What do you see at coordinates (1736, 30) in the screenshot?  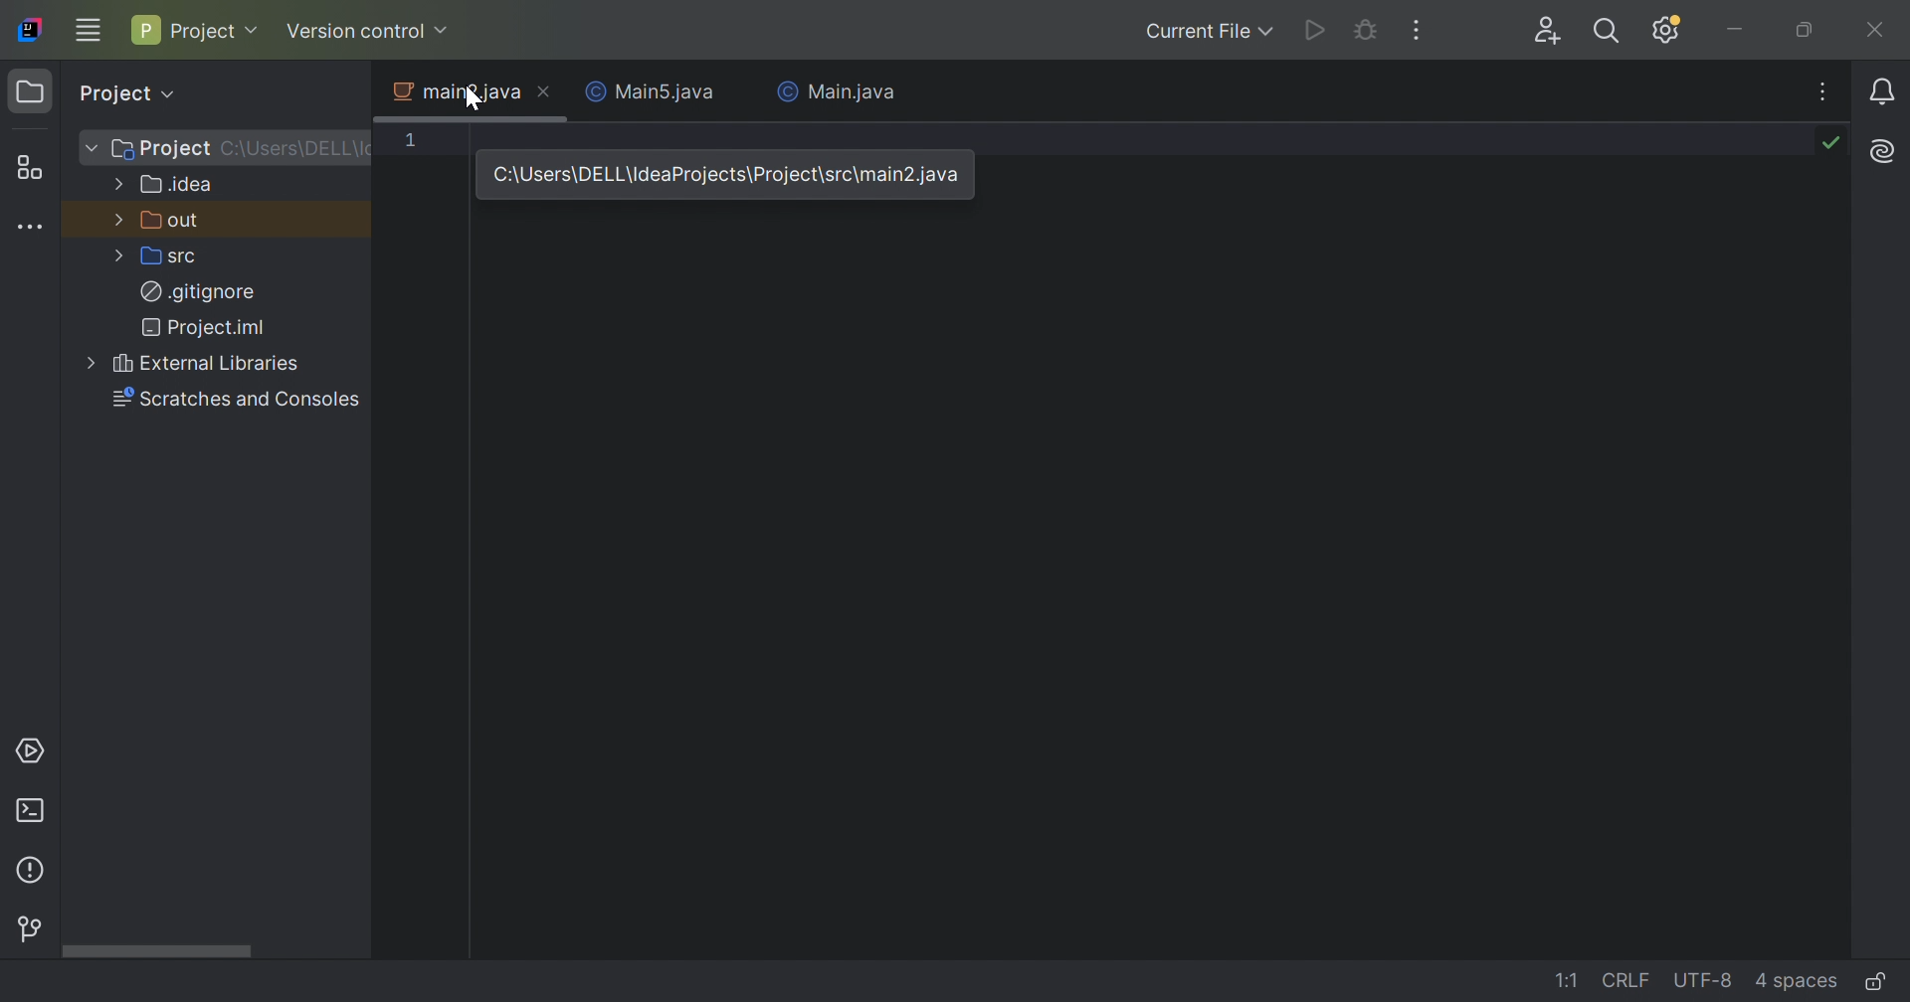 I see `Minimize` at bounding box center [1736, 30].